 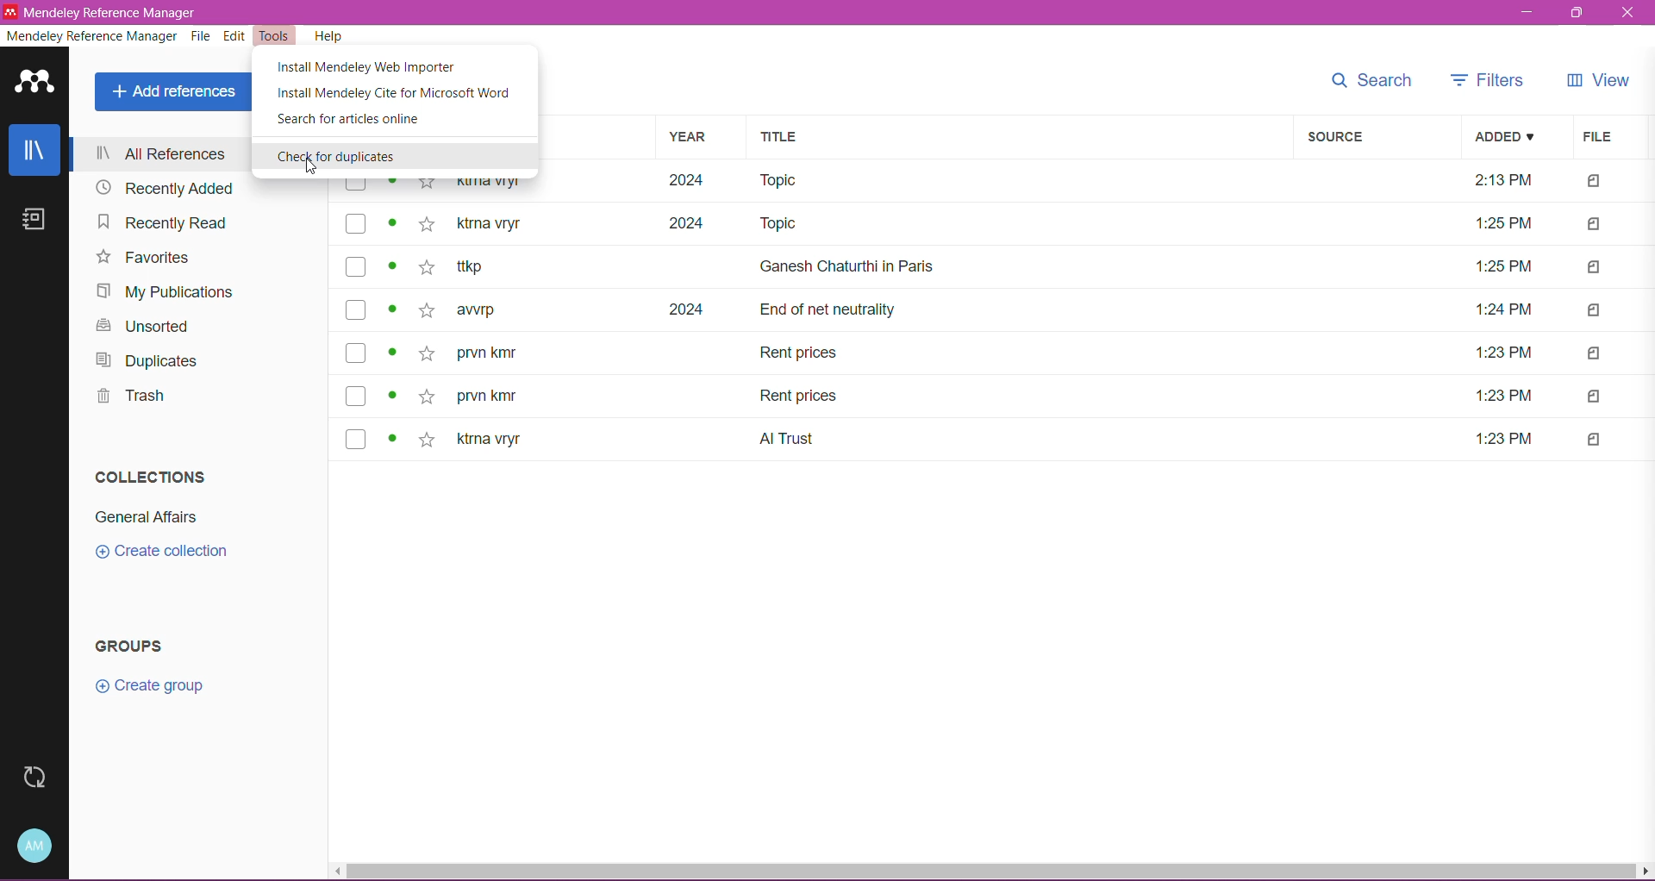 I want to click on Title, so click(x=845, y=265).